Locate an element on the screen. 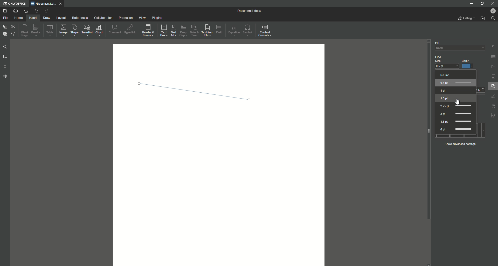 This screenshot has width=498, height=266. picture is located at coordinates (493, 66).